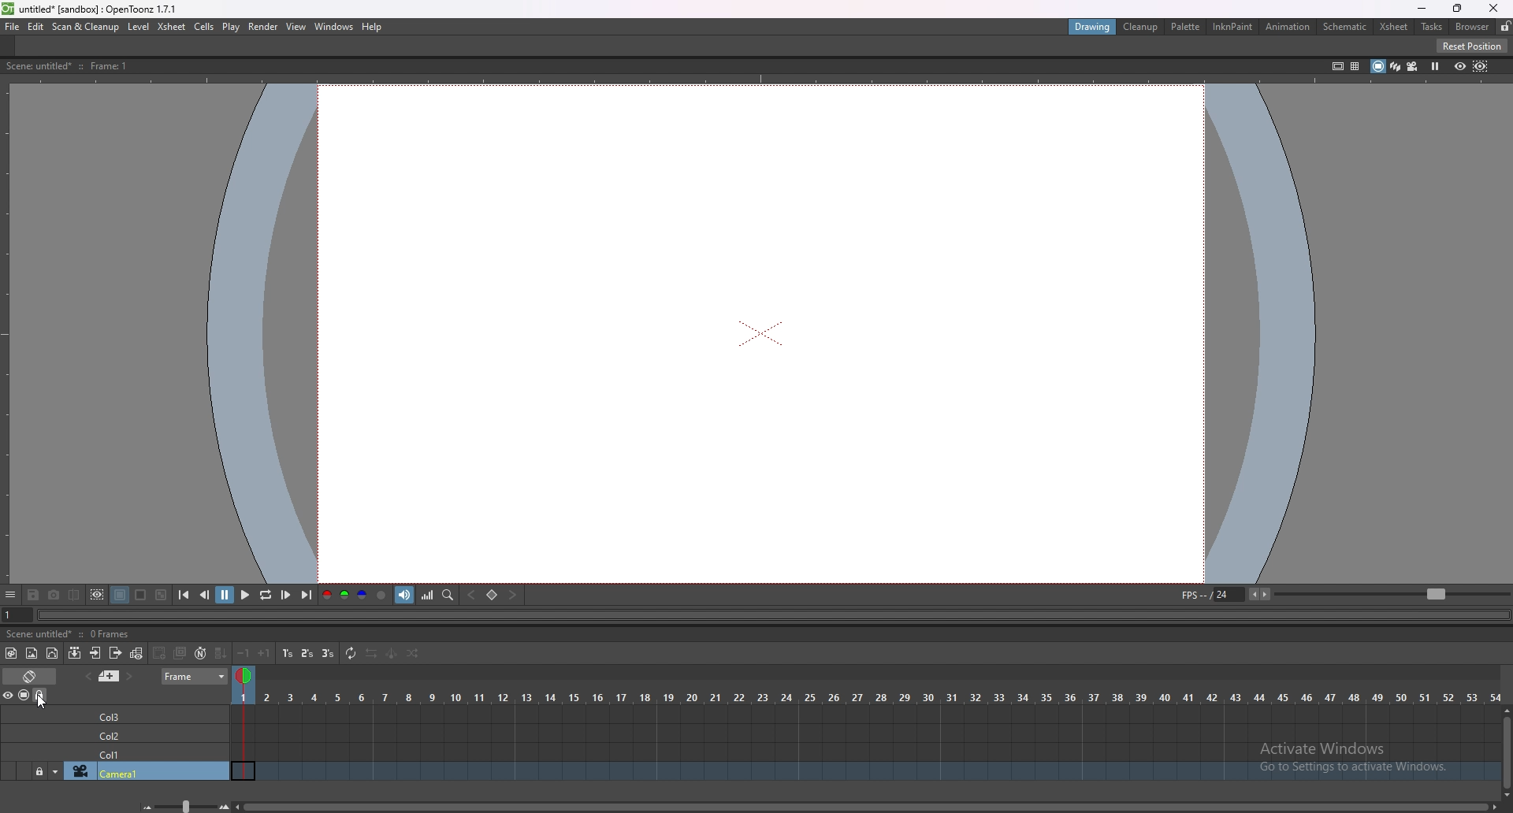 The height and width of the screenshot is (813, 1513). Describe the element at coordinates (32, 653) in the screenshot. I see `new raster level` at that location.